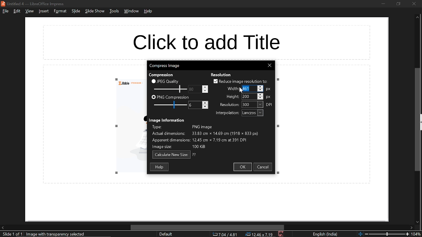  Describe the element at coordinates (240, 90) in the screenshot. I see `Cursor` at that location.